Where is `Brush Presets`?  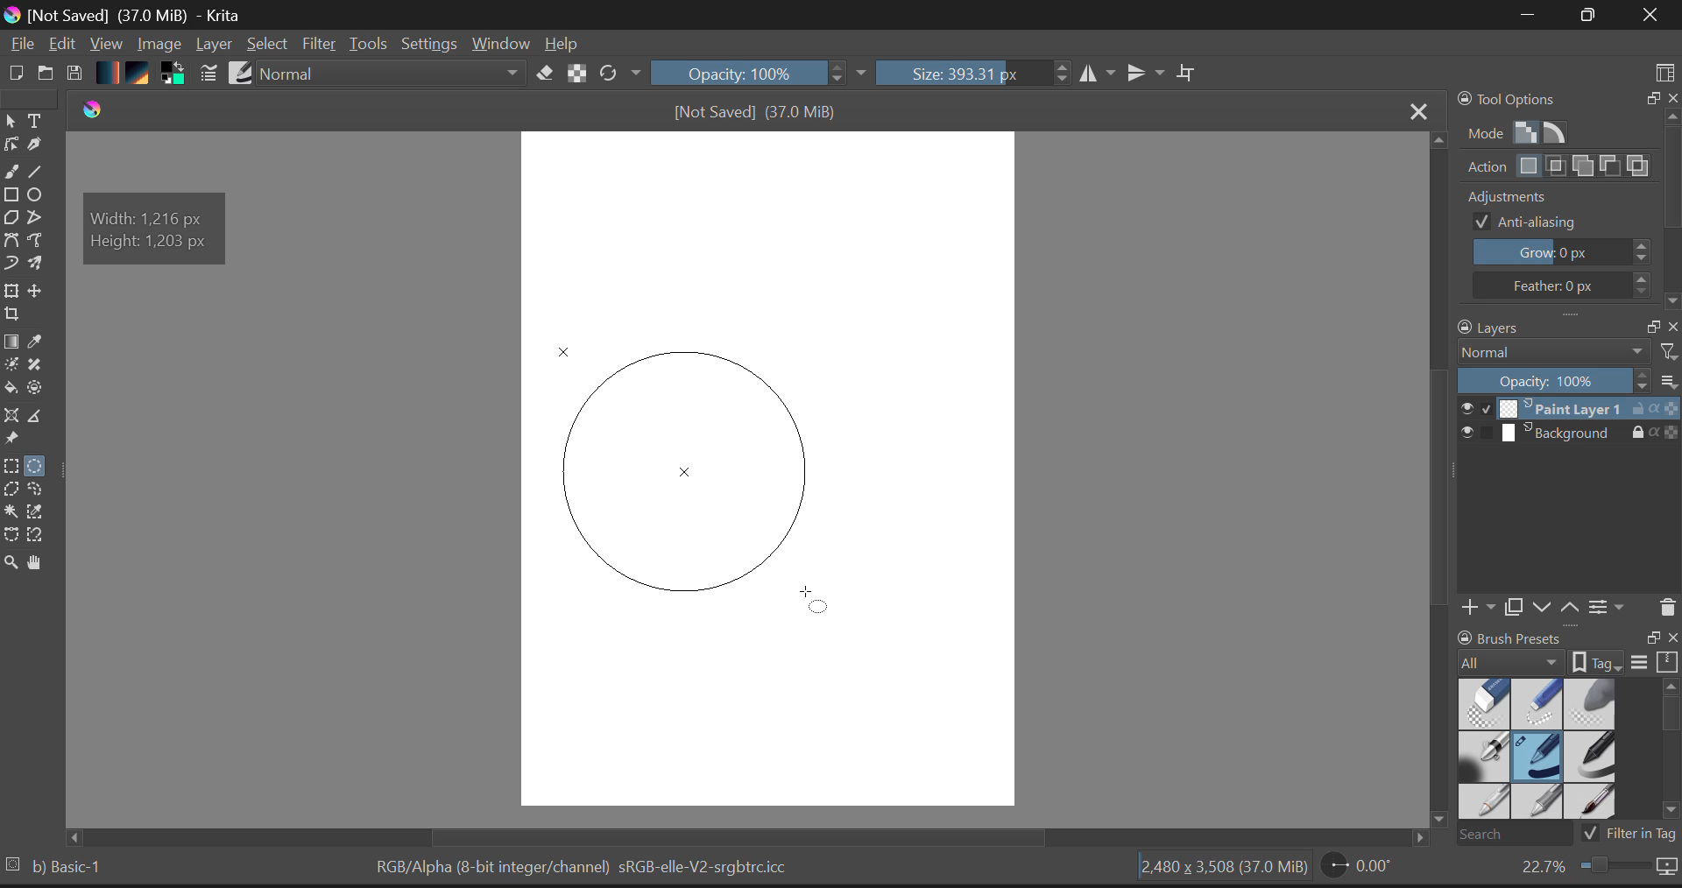 Brush Presets is located at coordinates (243, 73).